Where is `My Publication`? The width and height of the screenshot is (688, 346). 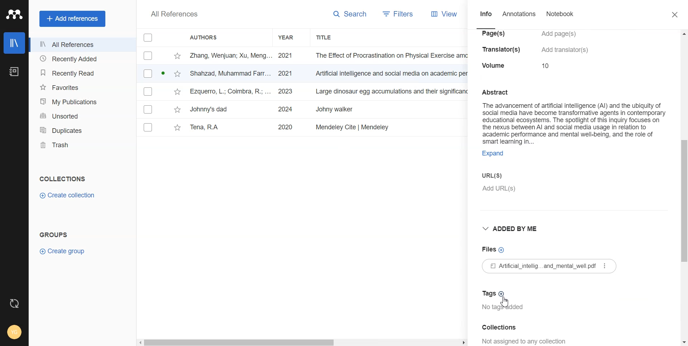
My Publication is located at coordinates (81, 100).